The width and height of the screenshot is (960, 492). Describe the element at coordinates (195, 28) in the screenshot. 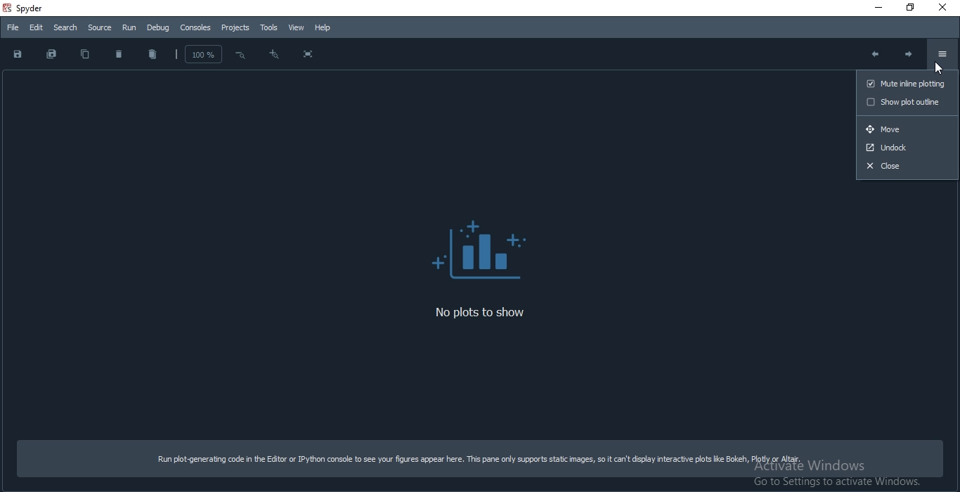

I see `Consoles` at that location.